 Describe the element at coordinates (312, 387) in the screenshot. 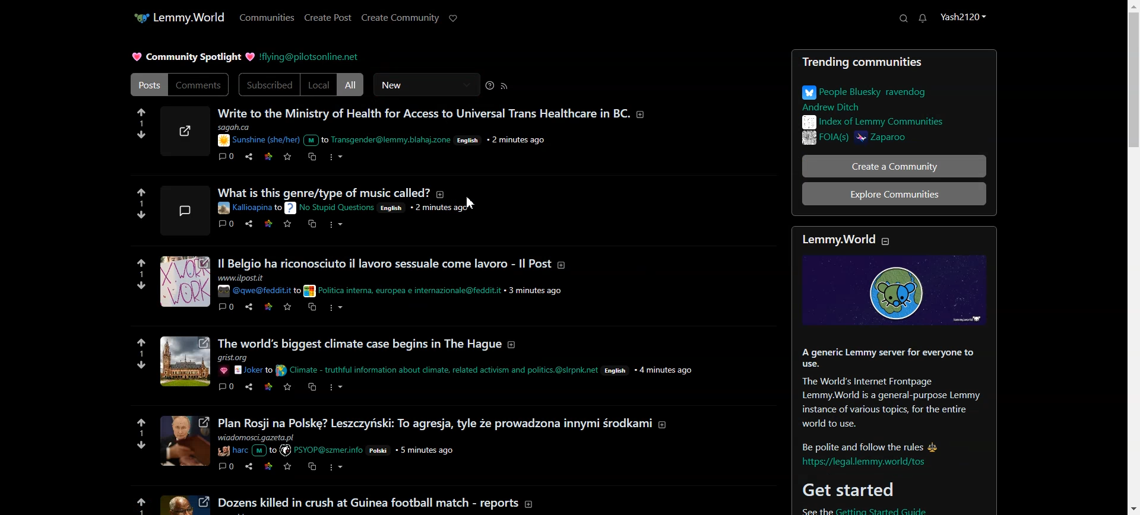

I see `copy` at that location.